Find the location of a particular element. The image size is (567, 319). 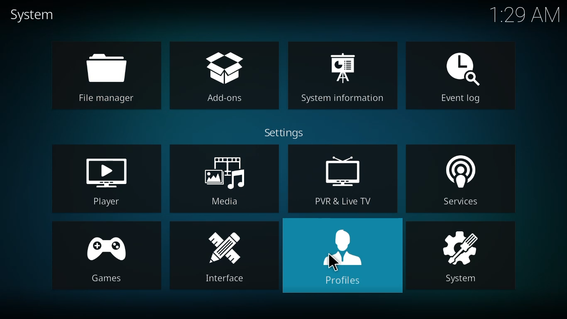

file manager is located at coordinates (108, 74).